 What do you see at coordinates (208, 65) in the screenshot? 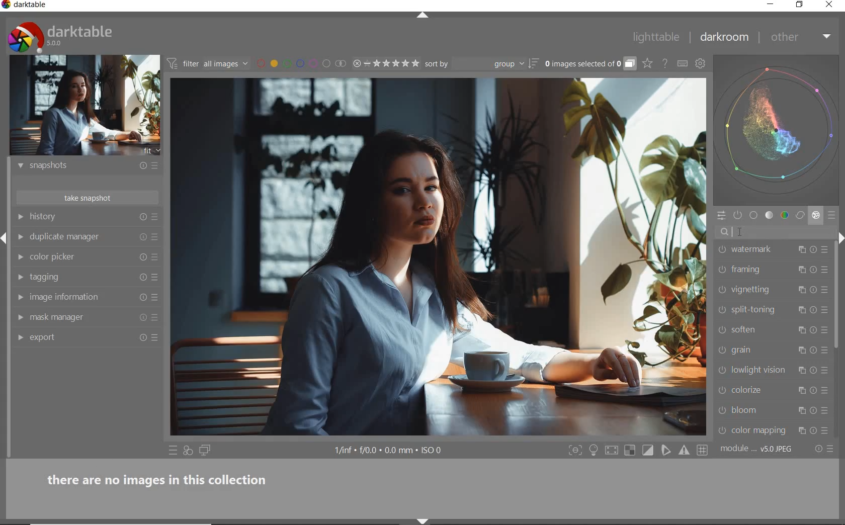
I see `filter images based on their module order` at bounding box center [208, 65].